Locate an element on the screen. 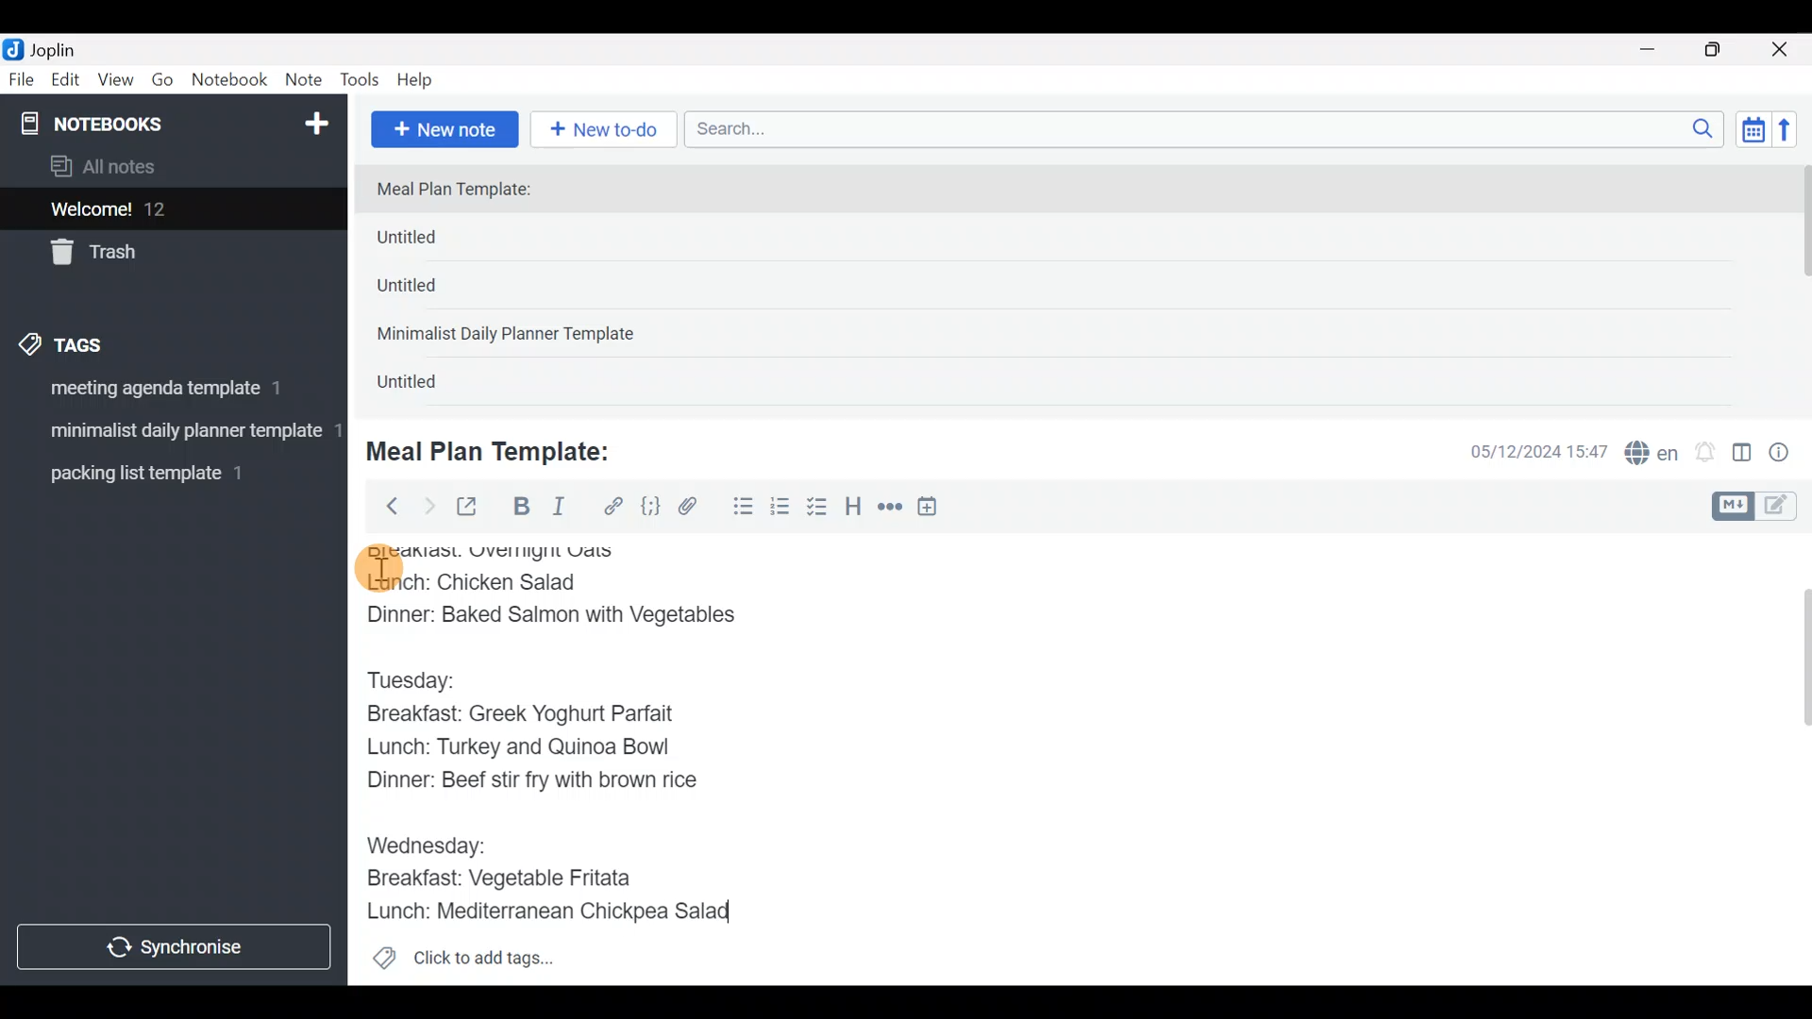 Image resolution: width=1812 pixels, height=1019 pixels. Bulleted list is located at coordinates (739, 508).